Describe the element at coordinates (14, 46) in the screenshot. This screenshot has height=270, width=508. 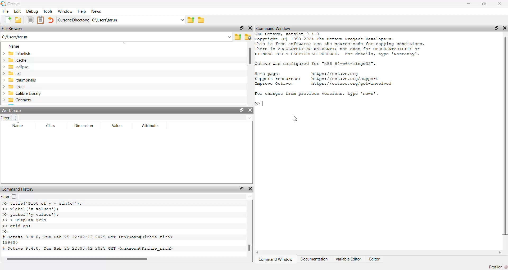
I see `Name` at that location.